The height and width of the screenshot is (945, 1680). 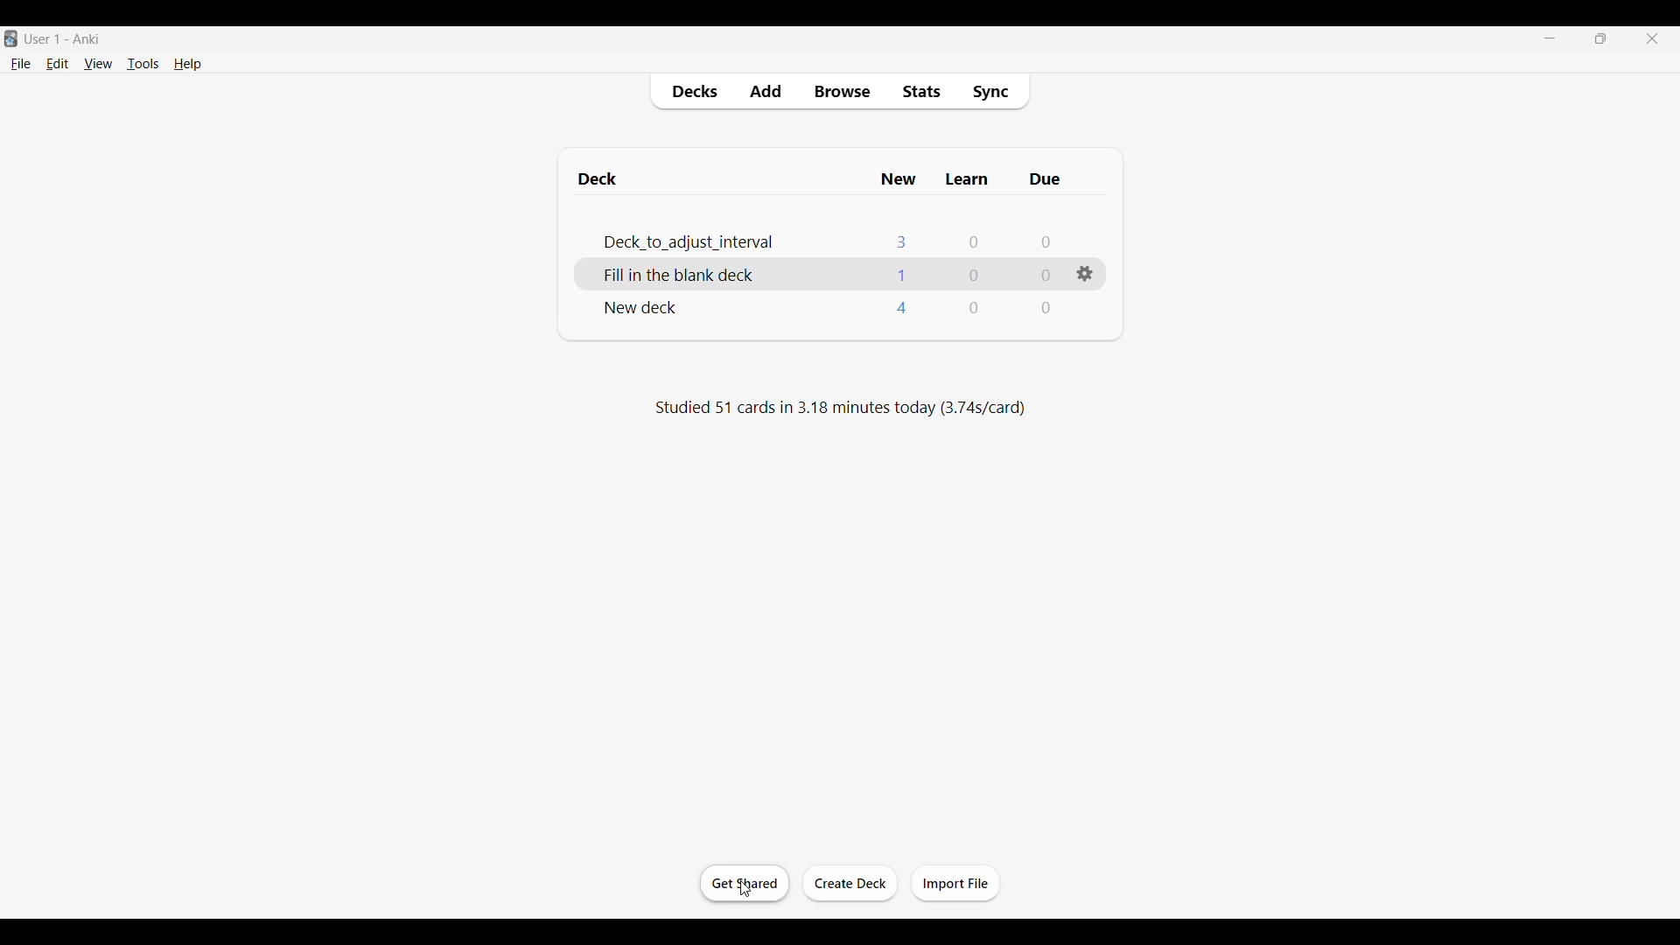 What do you see at coordinates (994, 91) in the screenshot?
I see `Sync` at bounding box center [994, 91].